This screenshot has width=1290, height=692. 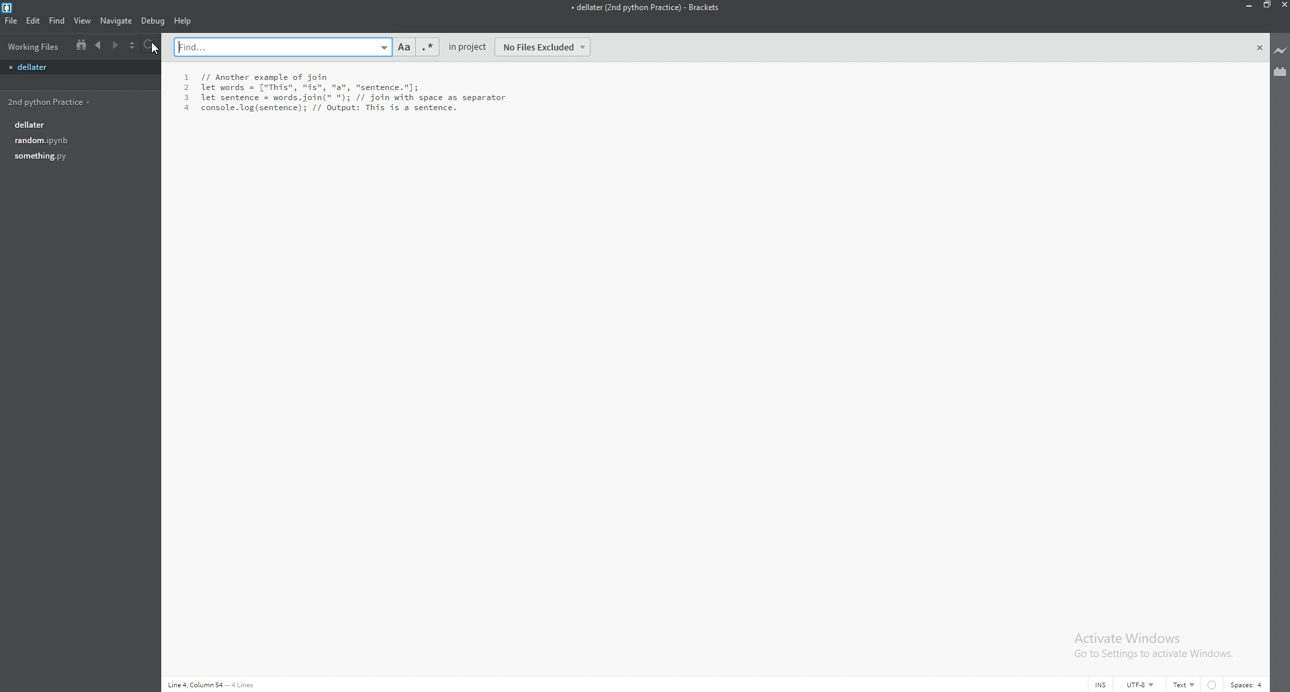 What do you see at coordinates (217, 682) in the screenshot?
I see `Line 4,Colum 54- 4lines` at bounding box center [217, 682].